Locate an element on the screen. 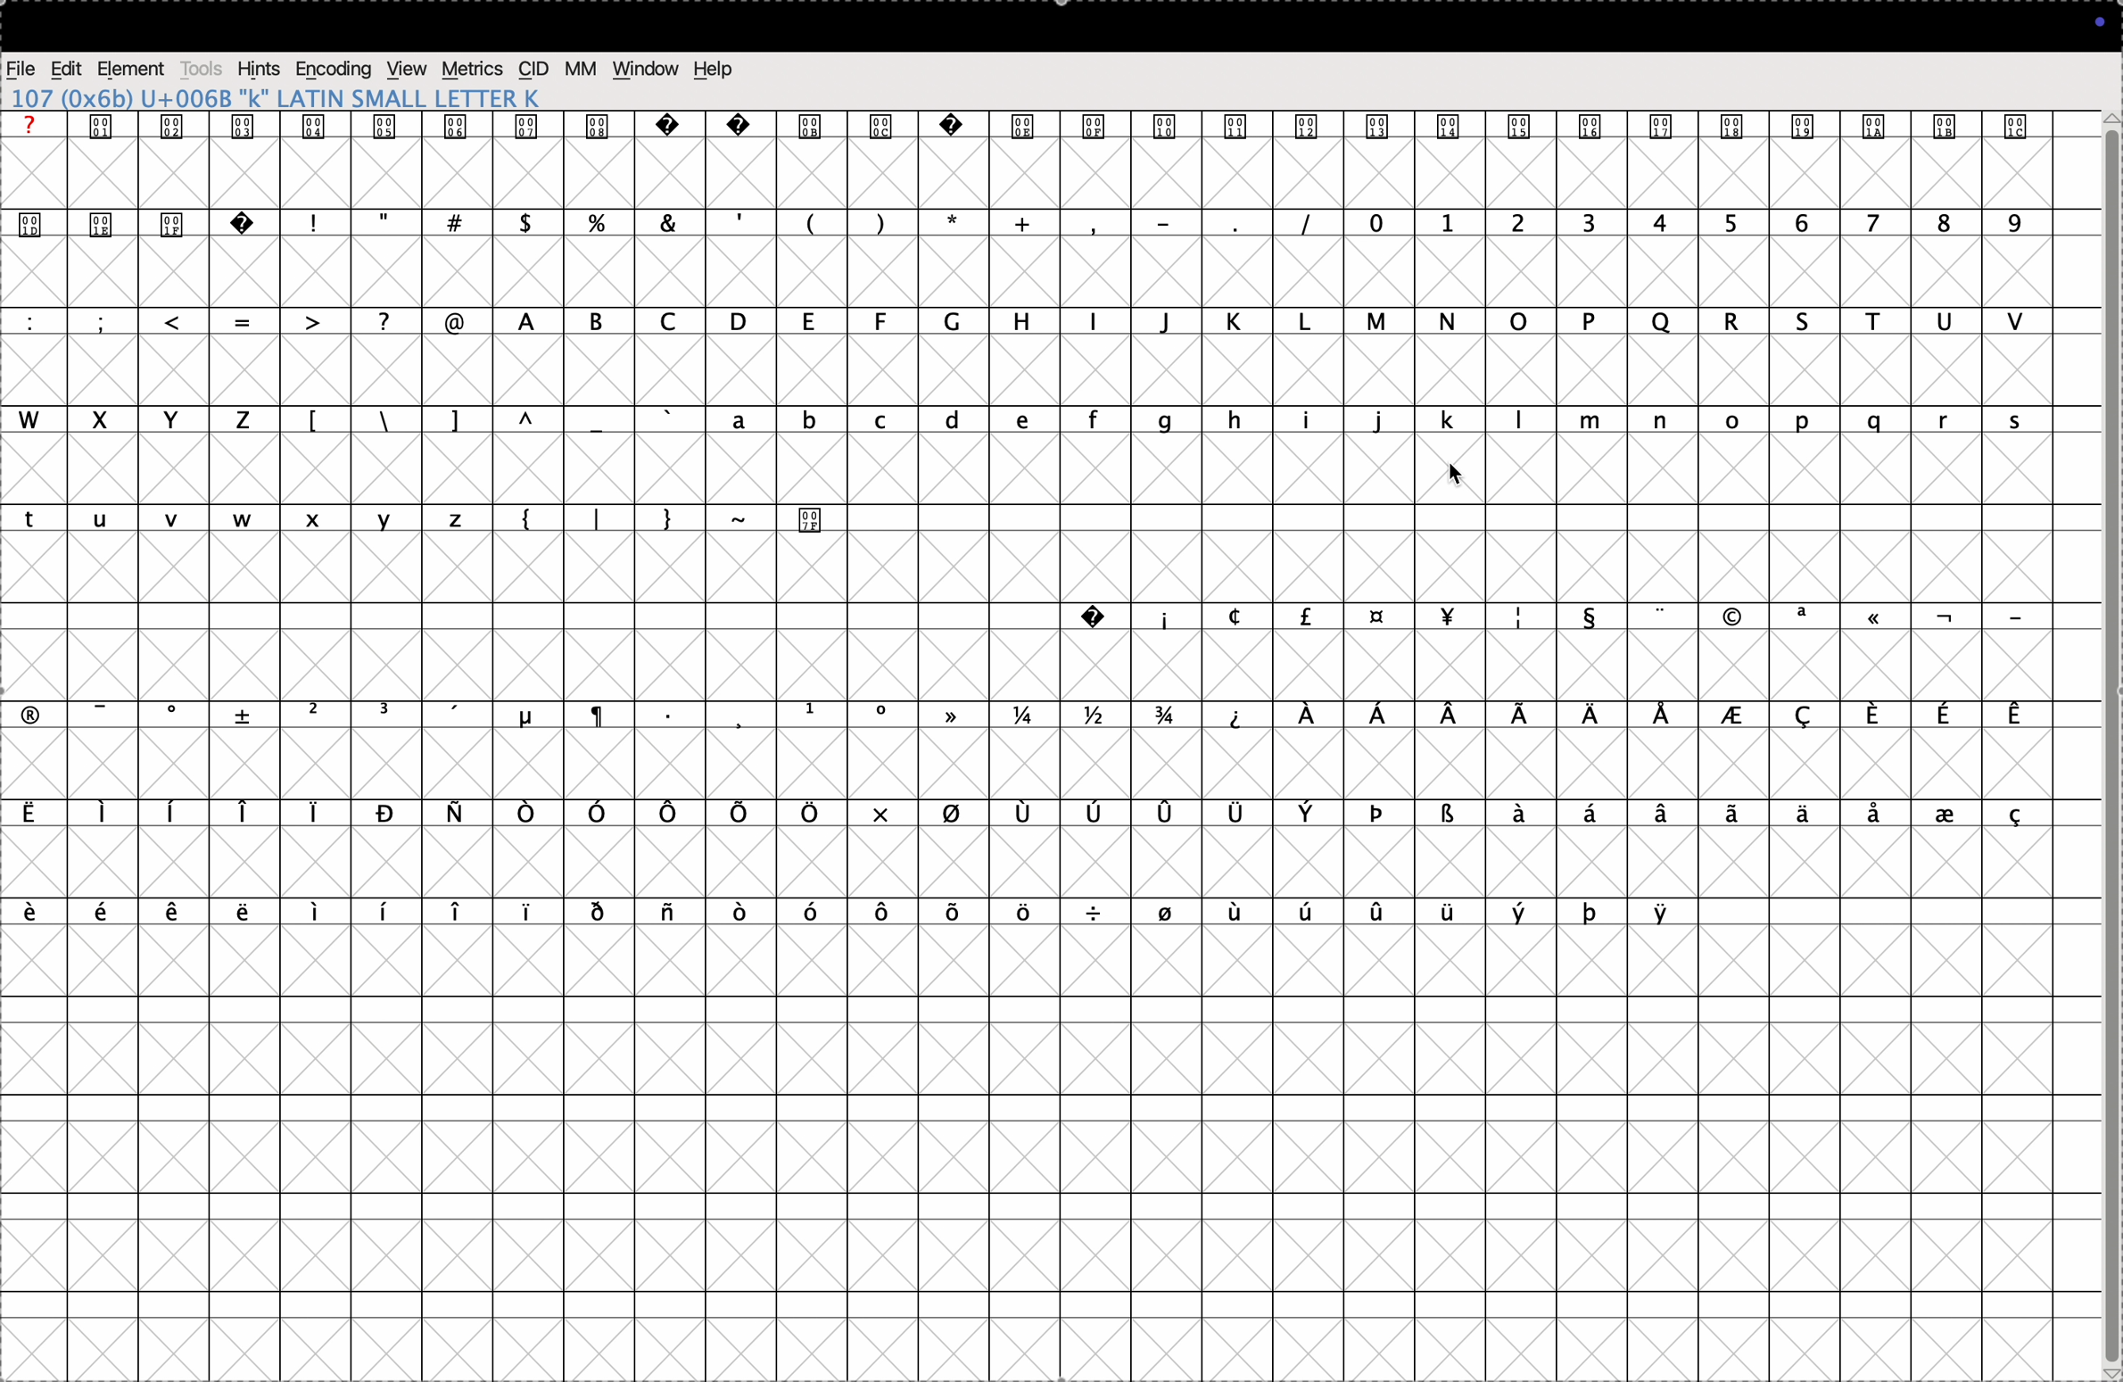 The image size is (2123, 1382). c is located at coordinates (881, 420).